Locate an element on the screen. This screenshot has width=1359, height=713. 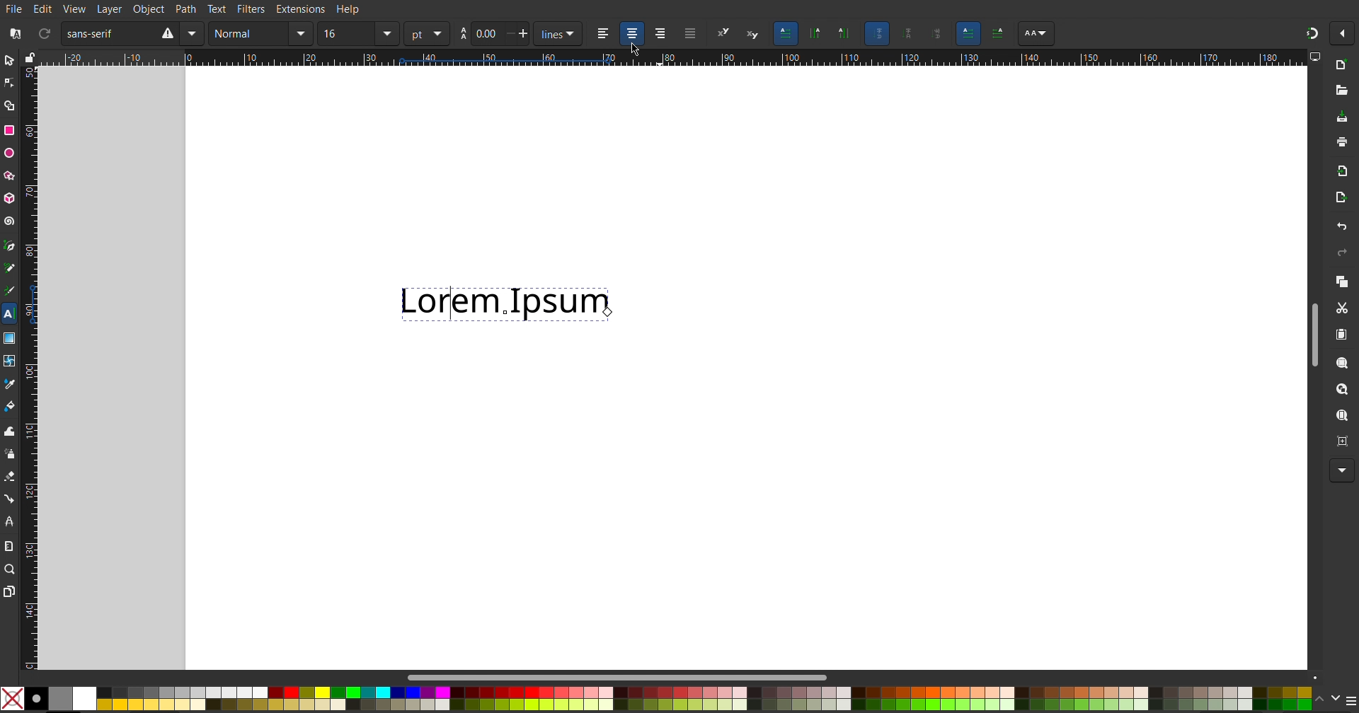
Text alignment is located at coordinates (644, 33).